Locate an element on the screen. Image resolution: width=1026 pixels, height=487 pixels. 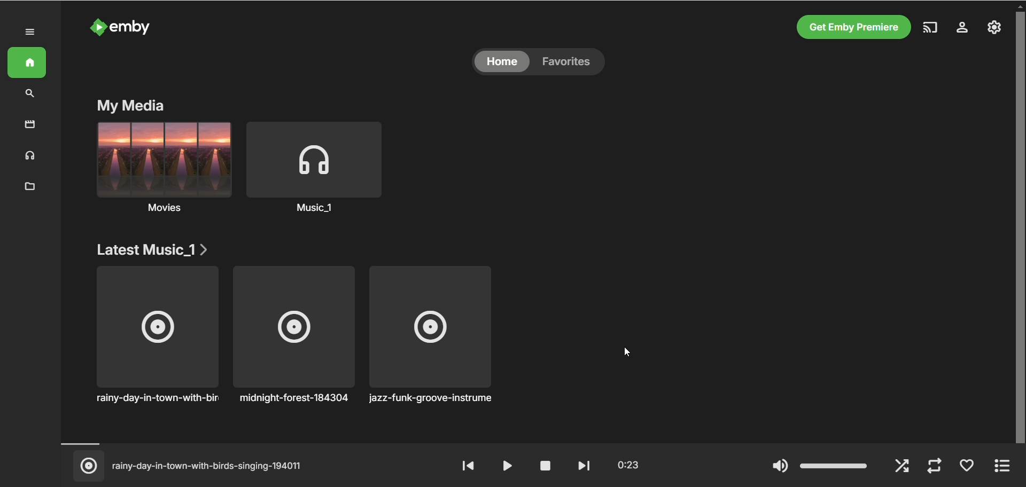
settings is located at coordinates (961, 28).